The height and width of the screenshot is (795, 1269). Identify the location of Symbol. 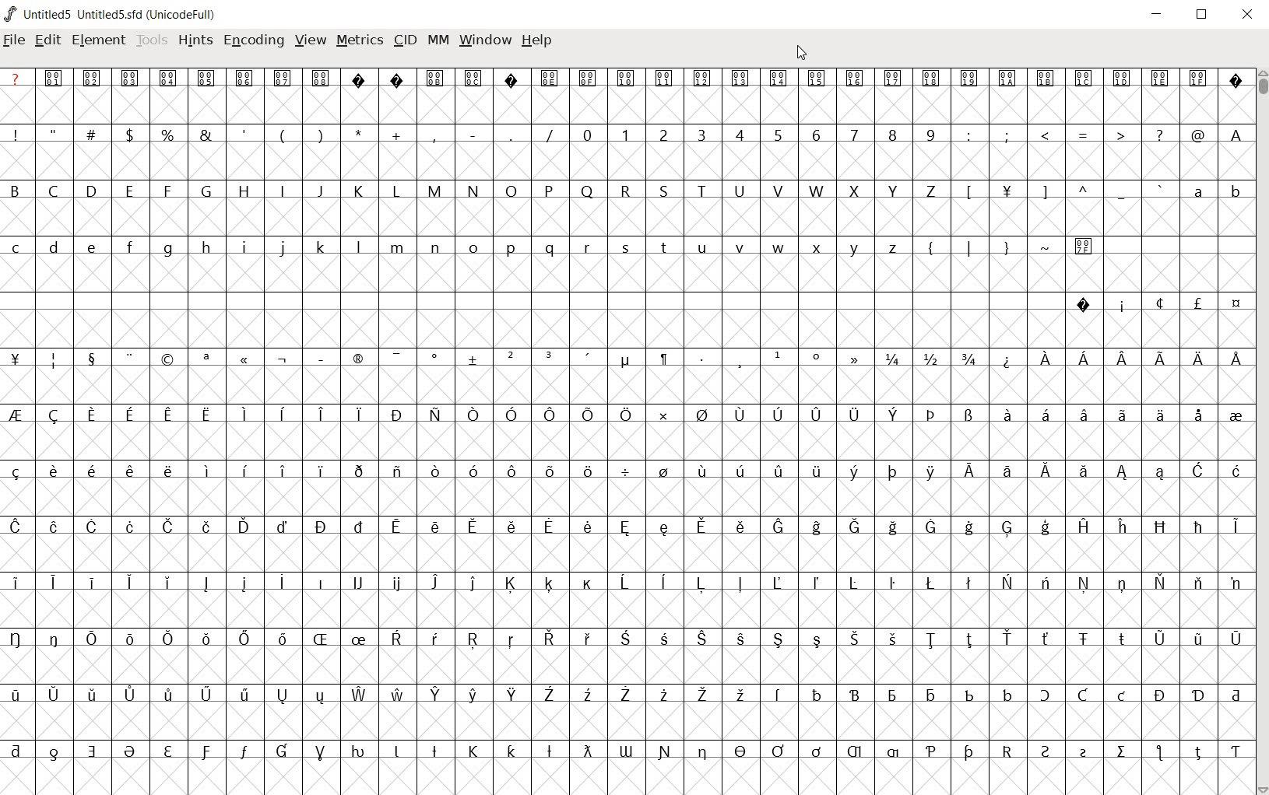
(397, 78).